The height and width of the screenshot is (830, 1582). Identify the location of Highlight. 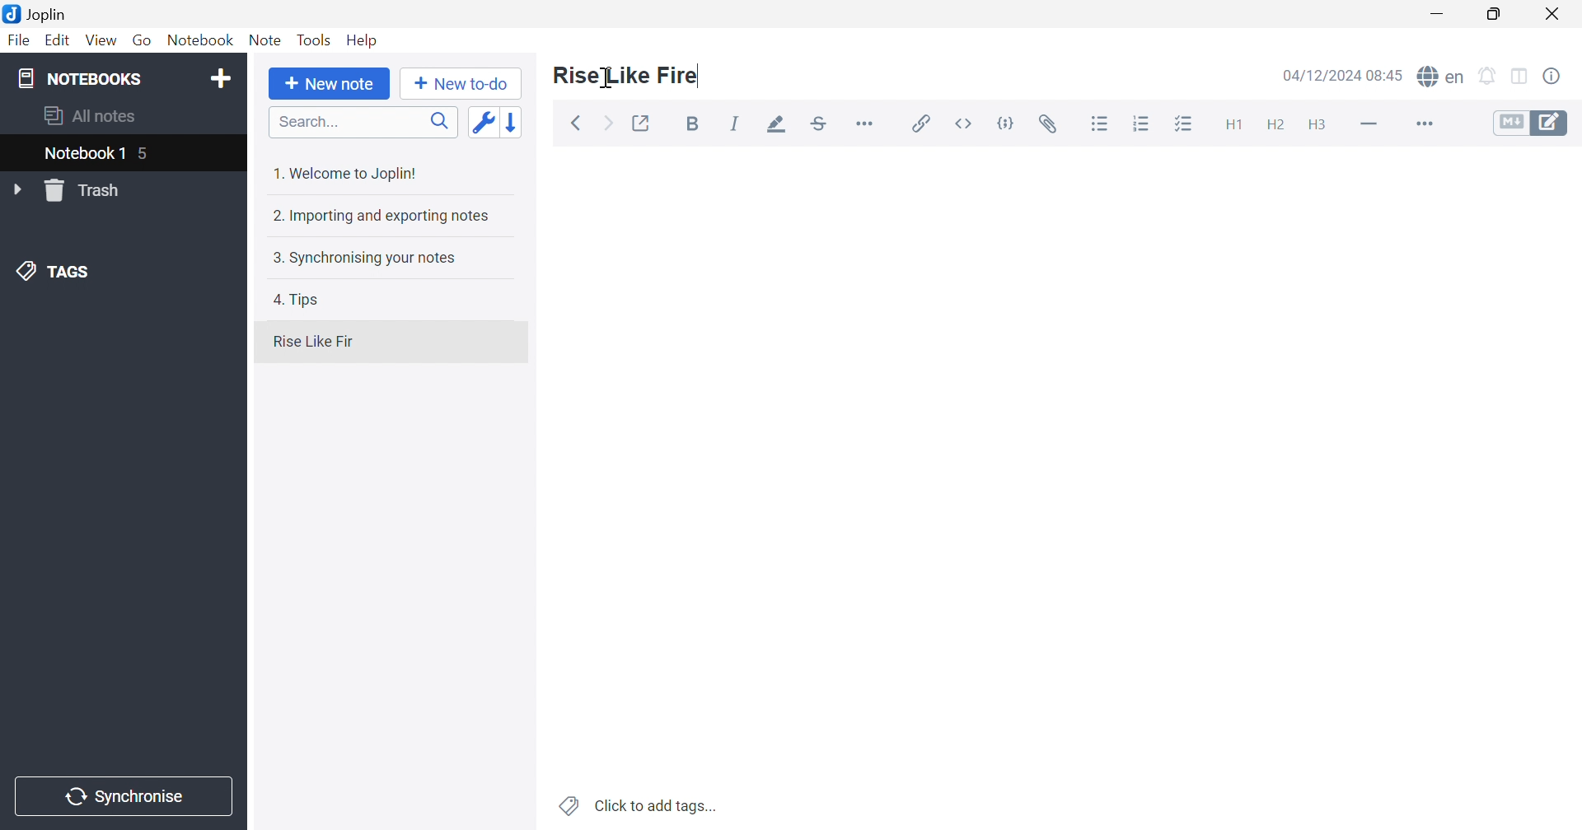
(774, 123).